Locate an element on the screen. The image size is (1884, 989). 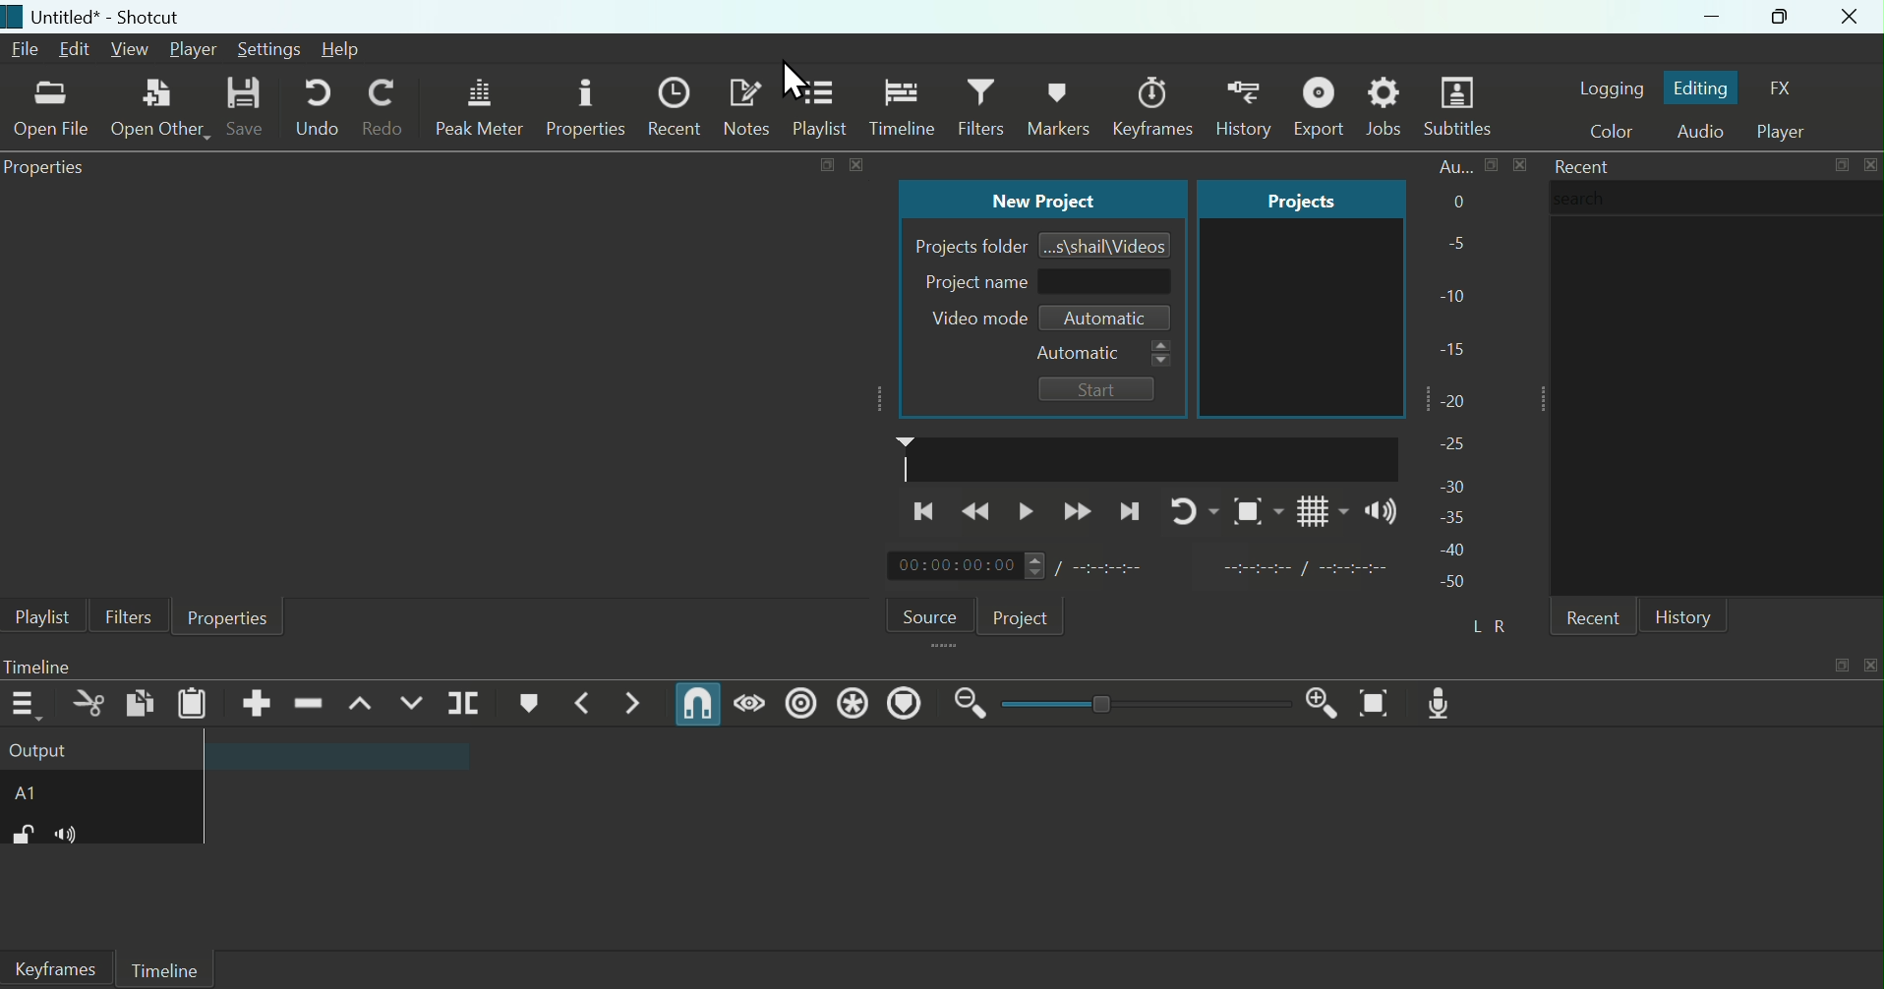
-10 is located at coordinates (1457, 295).